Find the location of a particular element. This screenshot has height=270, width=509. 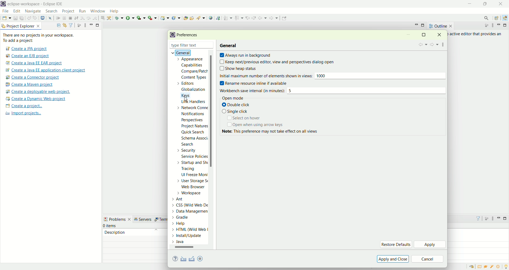

focus on active task is located at coordinates (78, 25).